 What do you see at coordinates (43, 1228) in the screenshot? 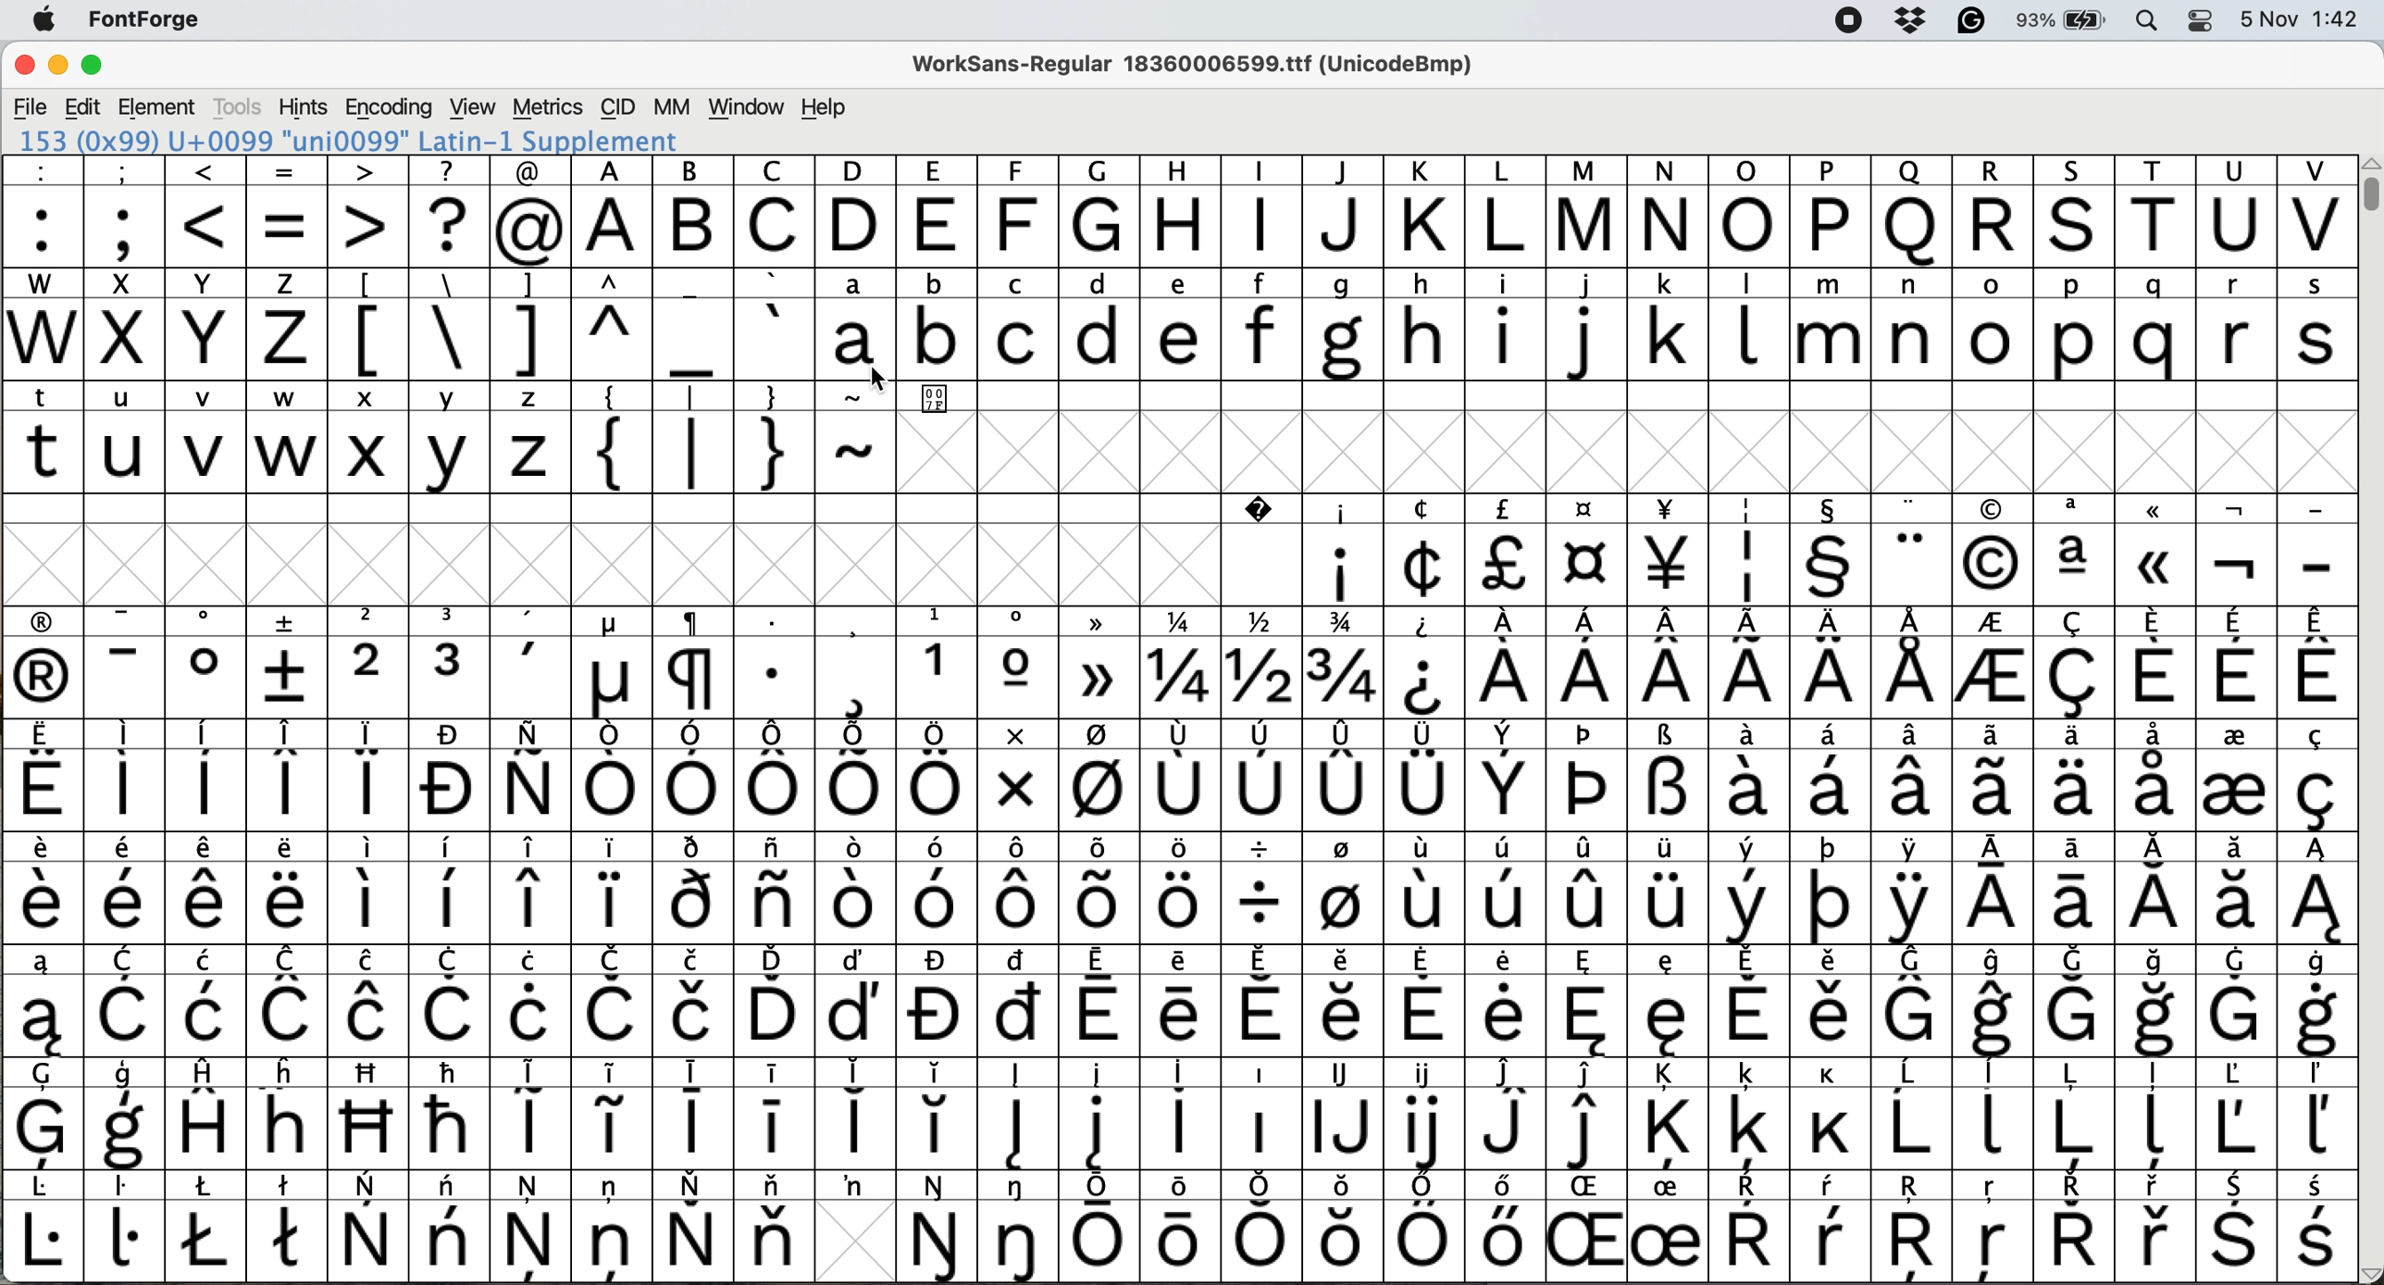
I see `symbol` at bounding box center [43, 1228].